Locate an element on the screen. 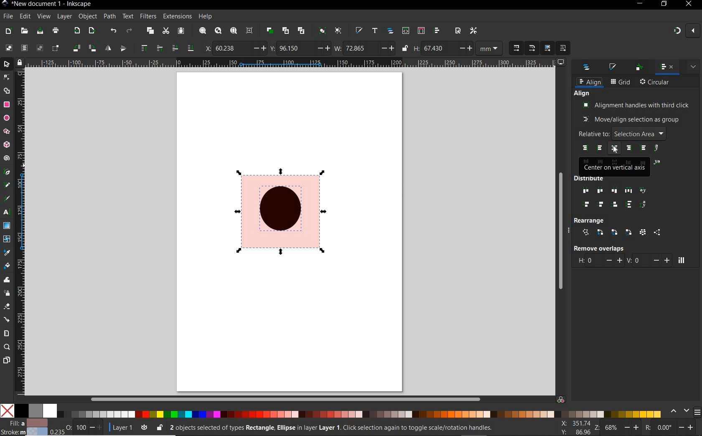  EVEN RIGHT EDGES is located at coordinates (615, 191).